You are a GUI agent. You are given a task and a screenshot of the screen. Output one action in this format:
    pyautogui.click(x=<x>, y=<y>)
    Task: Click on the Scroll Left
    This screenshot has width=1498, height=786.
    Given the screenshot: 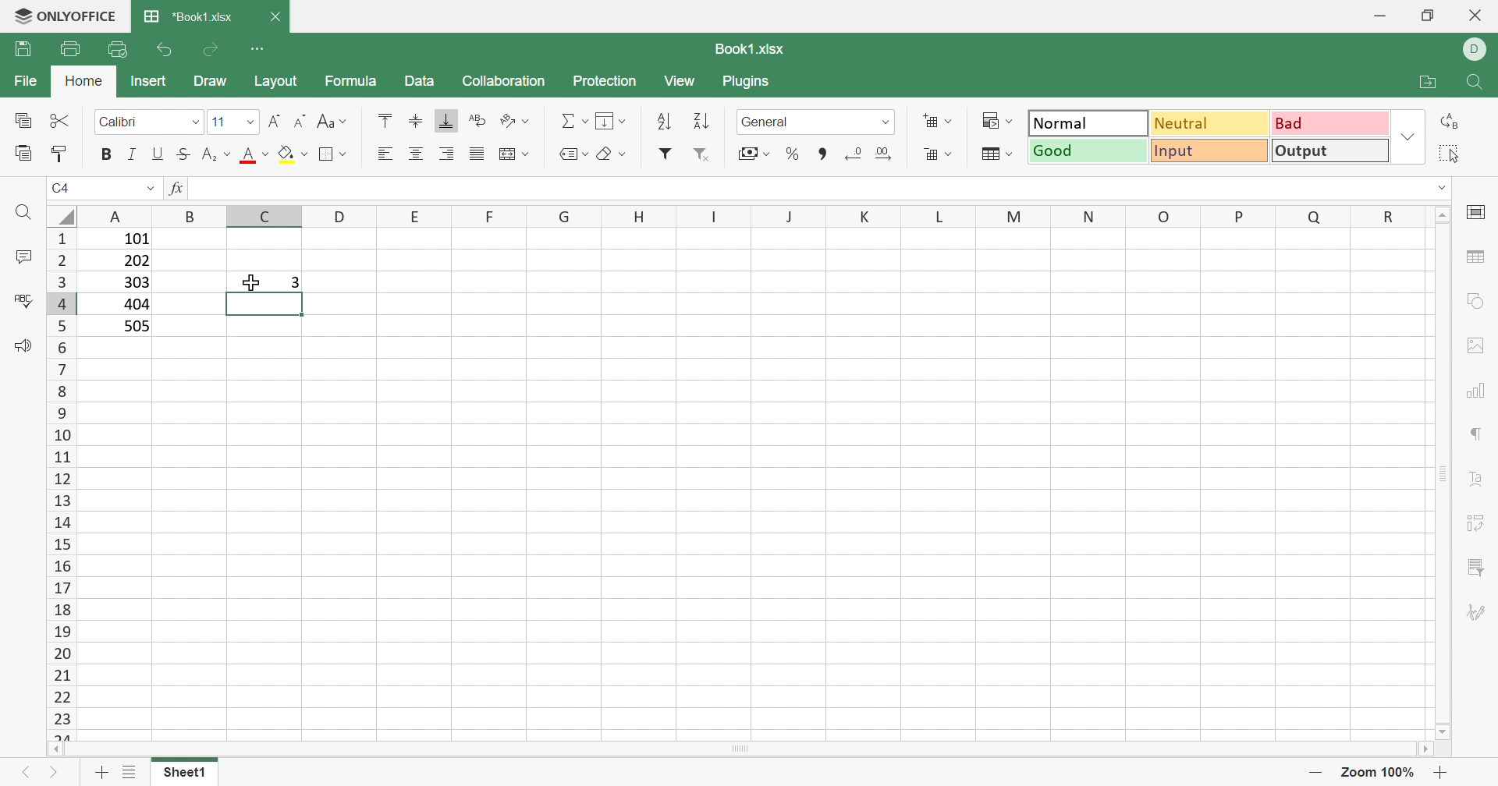 What is the action you would take?
    pyautogui.click(x=62, y=752)
    